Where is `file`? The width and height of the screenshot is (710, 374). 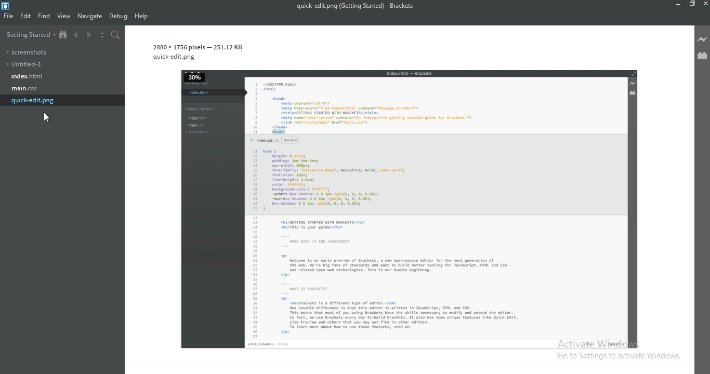 file is located at coordinates (9, 17).